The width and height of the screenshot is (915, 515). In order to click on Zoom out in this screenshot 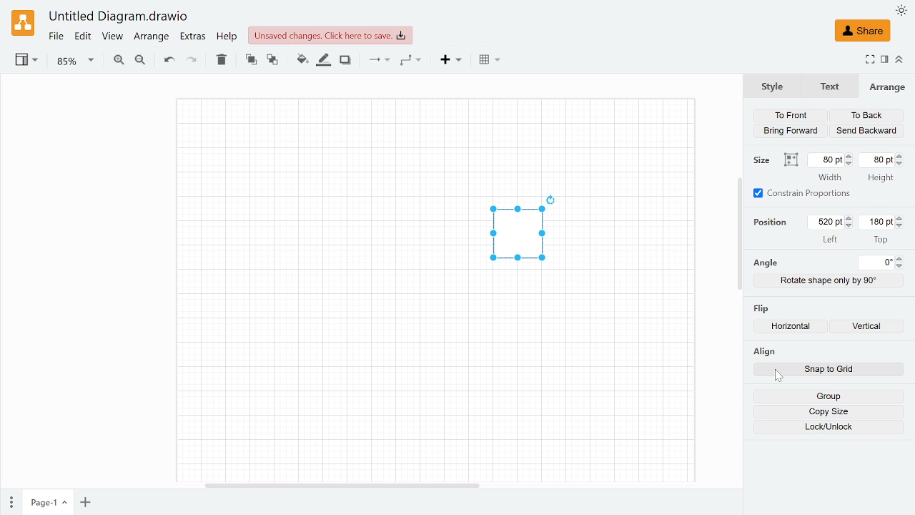, I will do `click(140, 62)`.